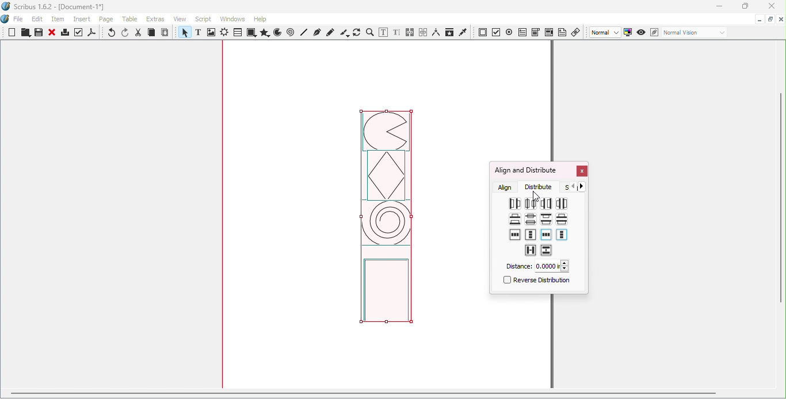 This screenshot has width=786, height=399. I want to click on New, so click(12, 32).